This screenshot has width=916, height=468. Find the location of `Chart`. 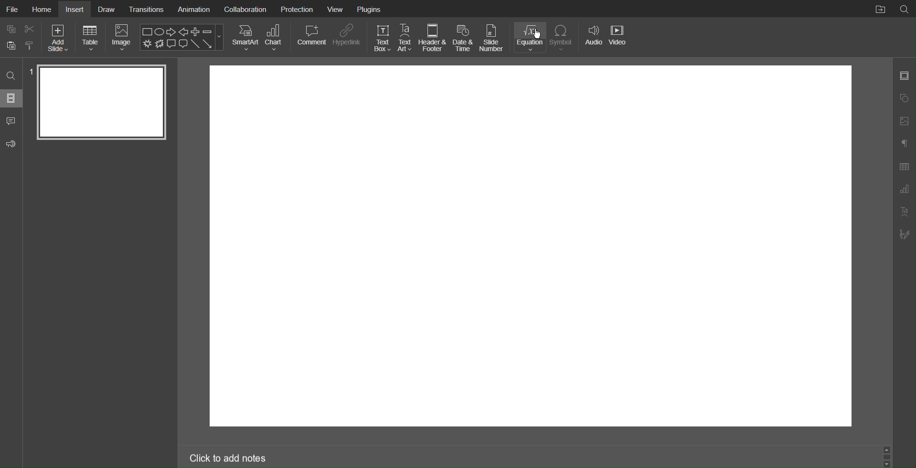

Chart is located at coordinates (275, 38).